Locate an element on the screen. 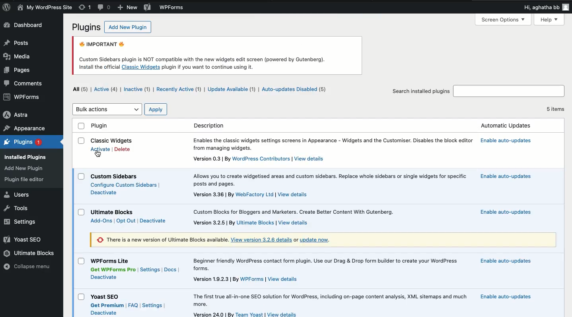 This screenshot has height=317, width=572. Inactive is located at coordinates (136, 90).